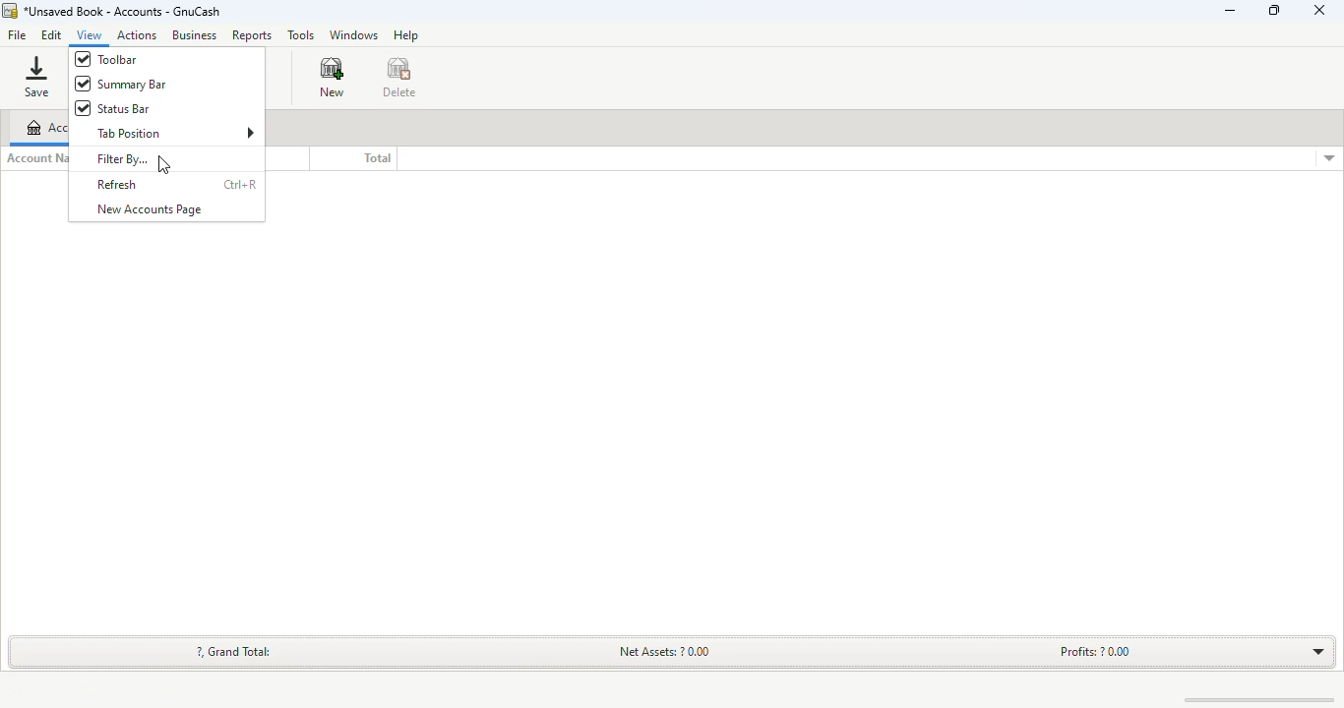  Describe the element at coordinates (405, 34) in the screenshot. I see `help` at that location.